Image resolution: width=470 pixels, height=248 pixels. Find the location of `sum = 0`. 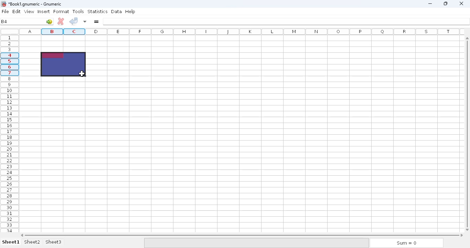

sum = 0 is located at coordinates (406, 243).